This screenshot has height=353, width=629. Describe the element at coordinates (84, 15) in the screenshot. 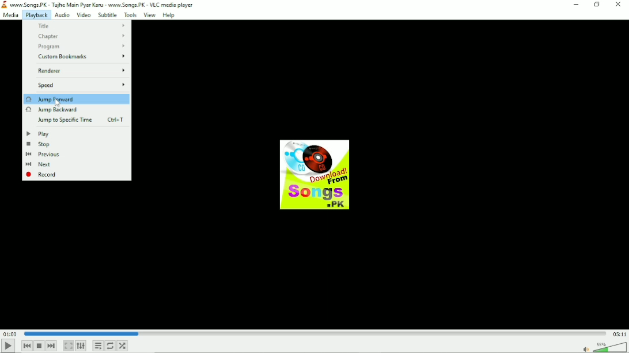

I see `Video` at that location.